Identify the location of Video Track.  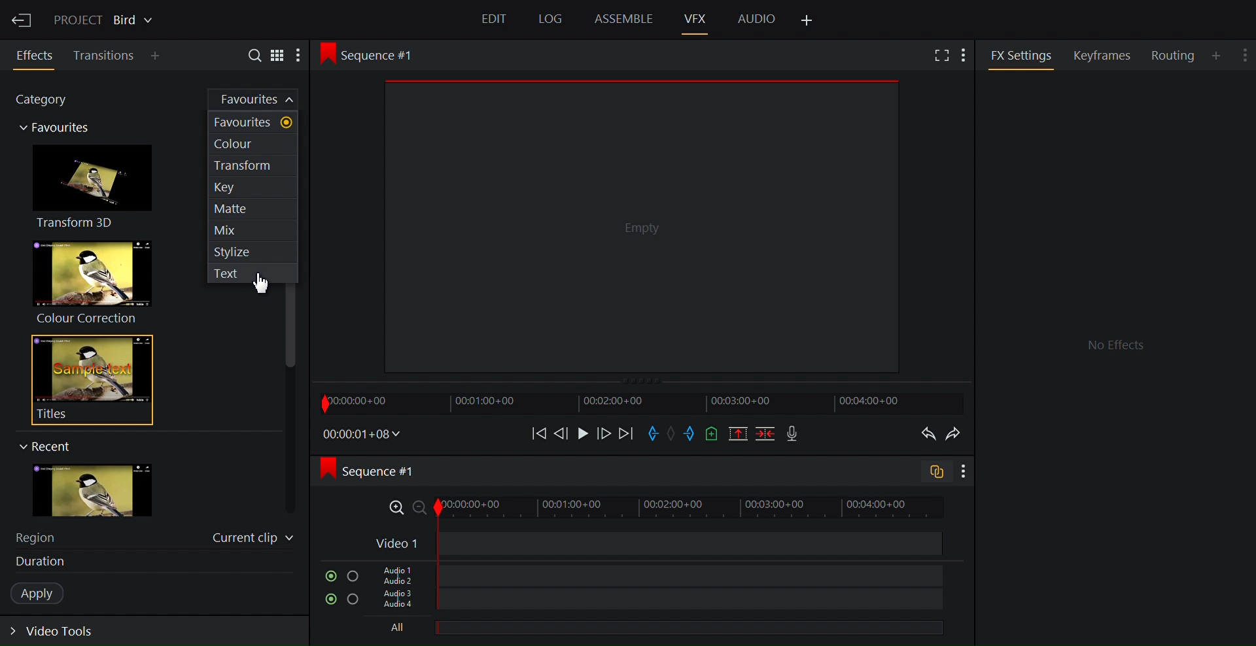
(653, 545).